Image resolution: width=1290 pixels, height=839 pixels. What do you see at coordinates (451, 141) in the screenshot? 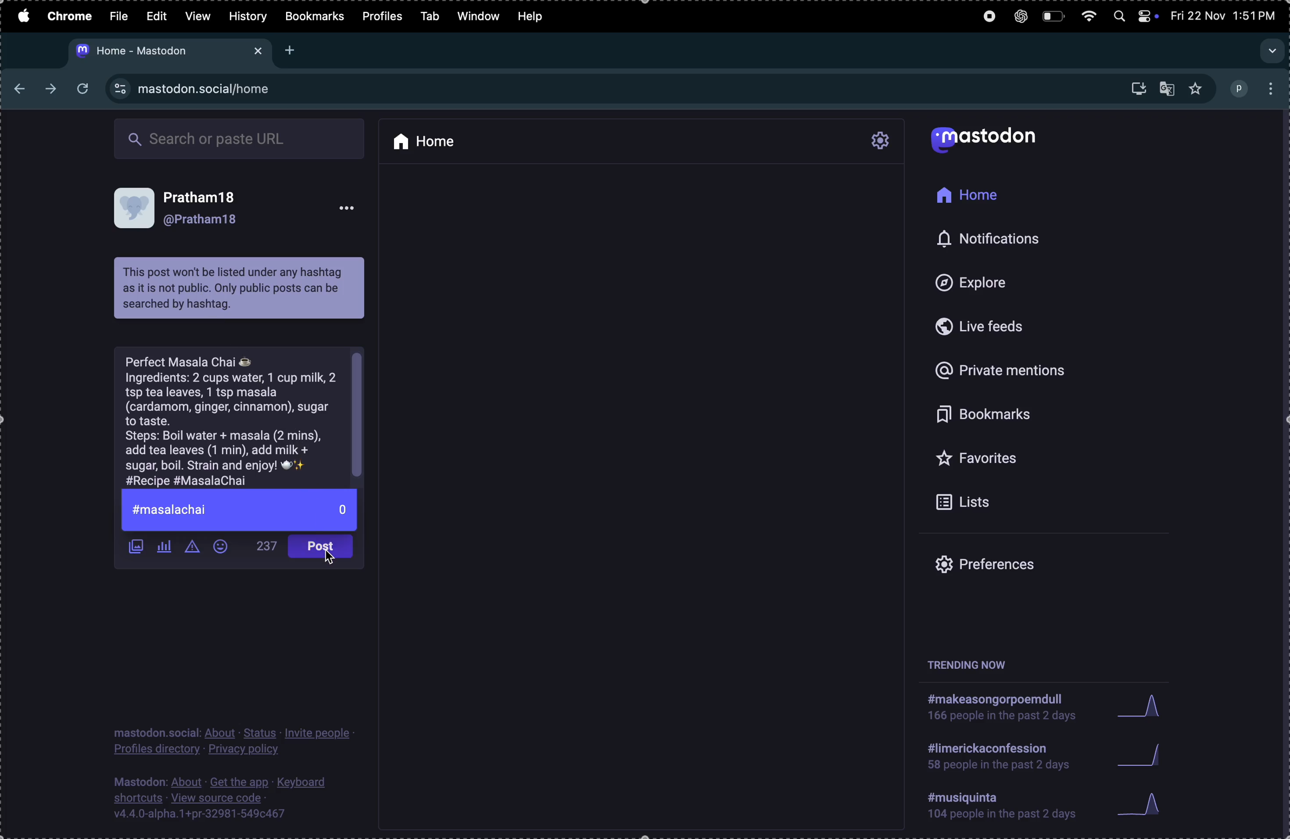
I see `home` at bounding box center [451, 141].